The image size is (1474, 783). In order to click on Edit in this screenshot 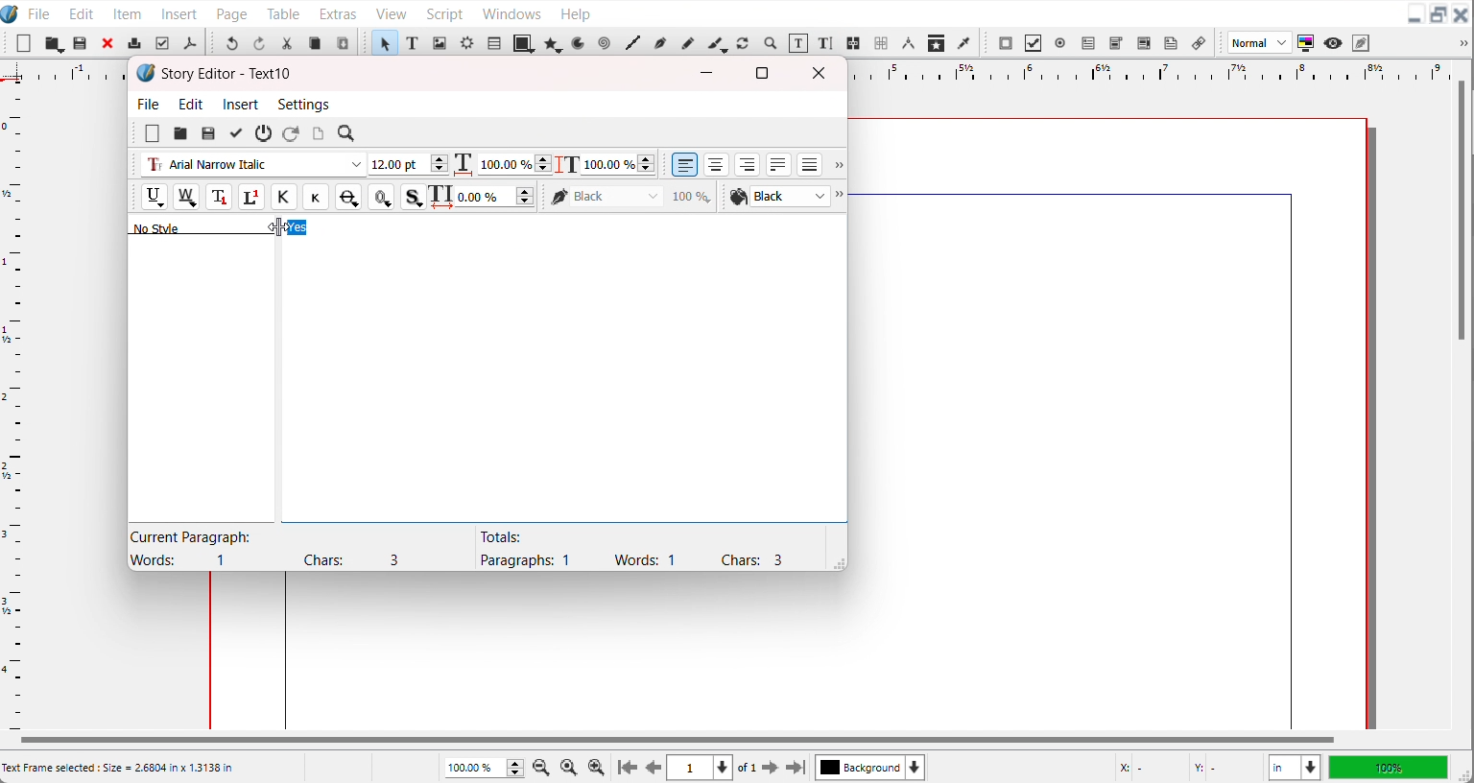, I will do `click(192, 104)`.